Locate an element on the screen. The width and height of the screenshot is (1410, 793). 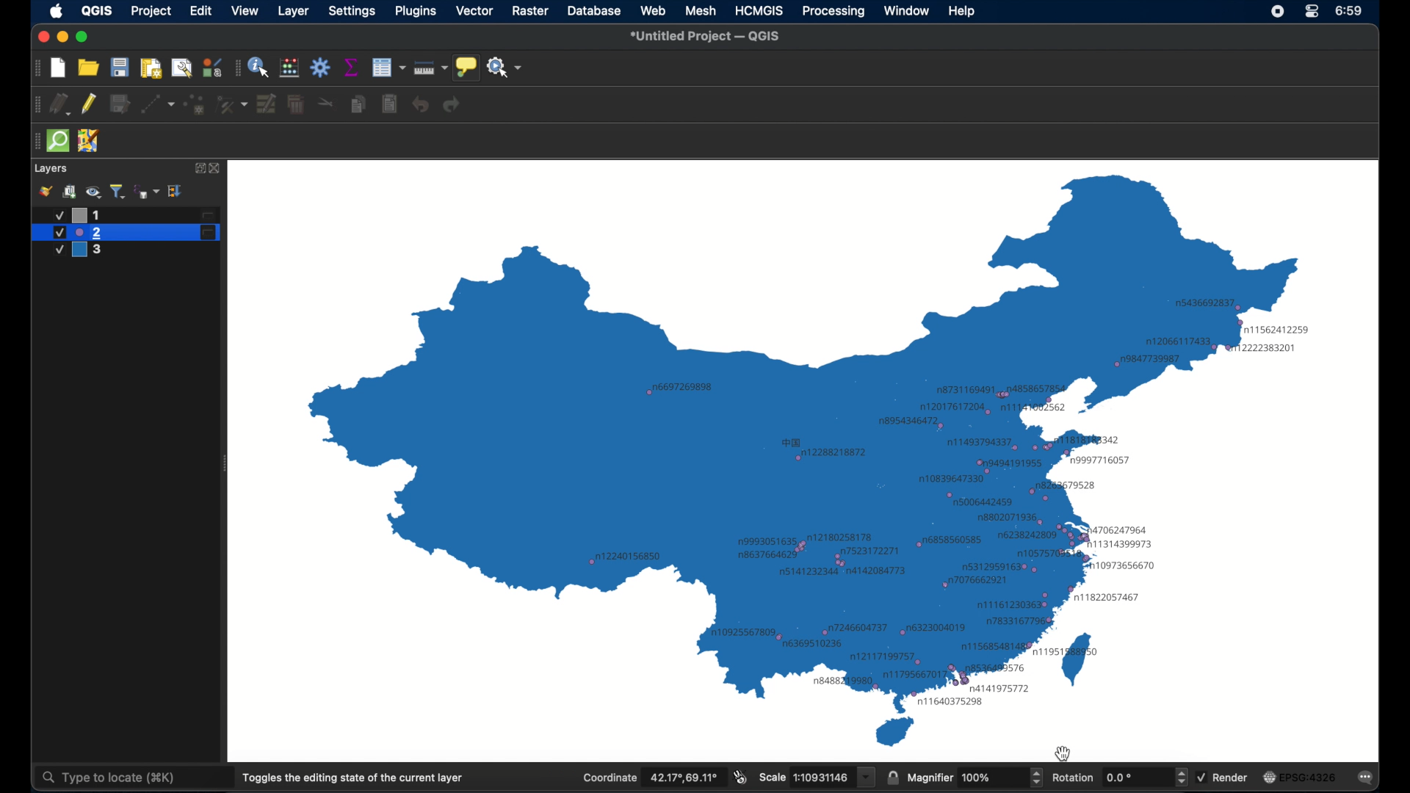
current crs is located at coordinates (1301, 776).